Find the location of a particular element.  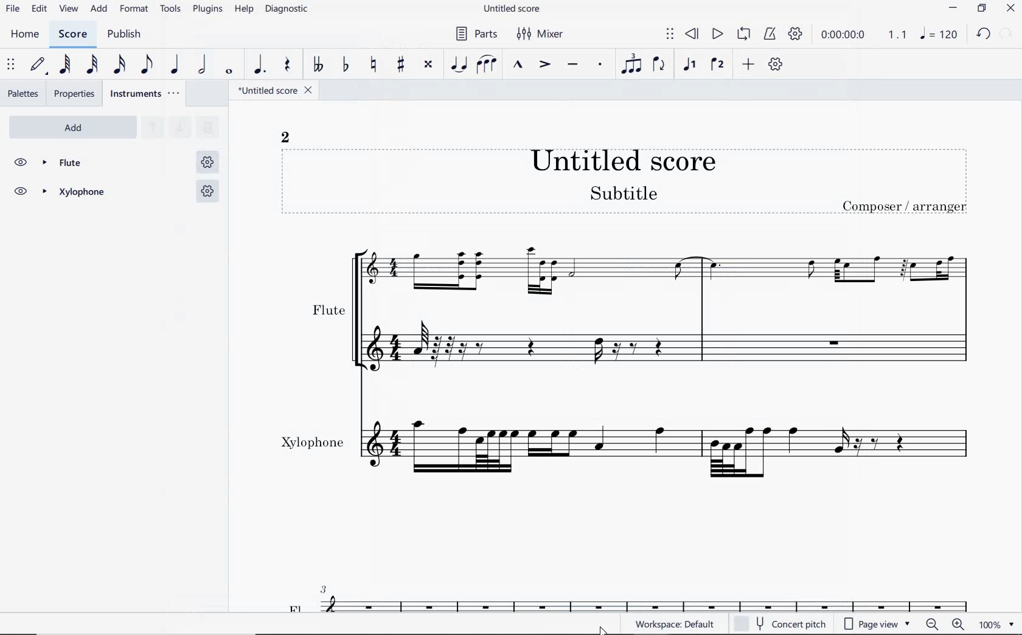

TOOLS is located at coordinates (172, 10).